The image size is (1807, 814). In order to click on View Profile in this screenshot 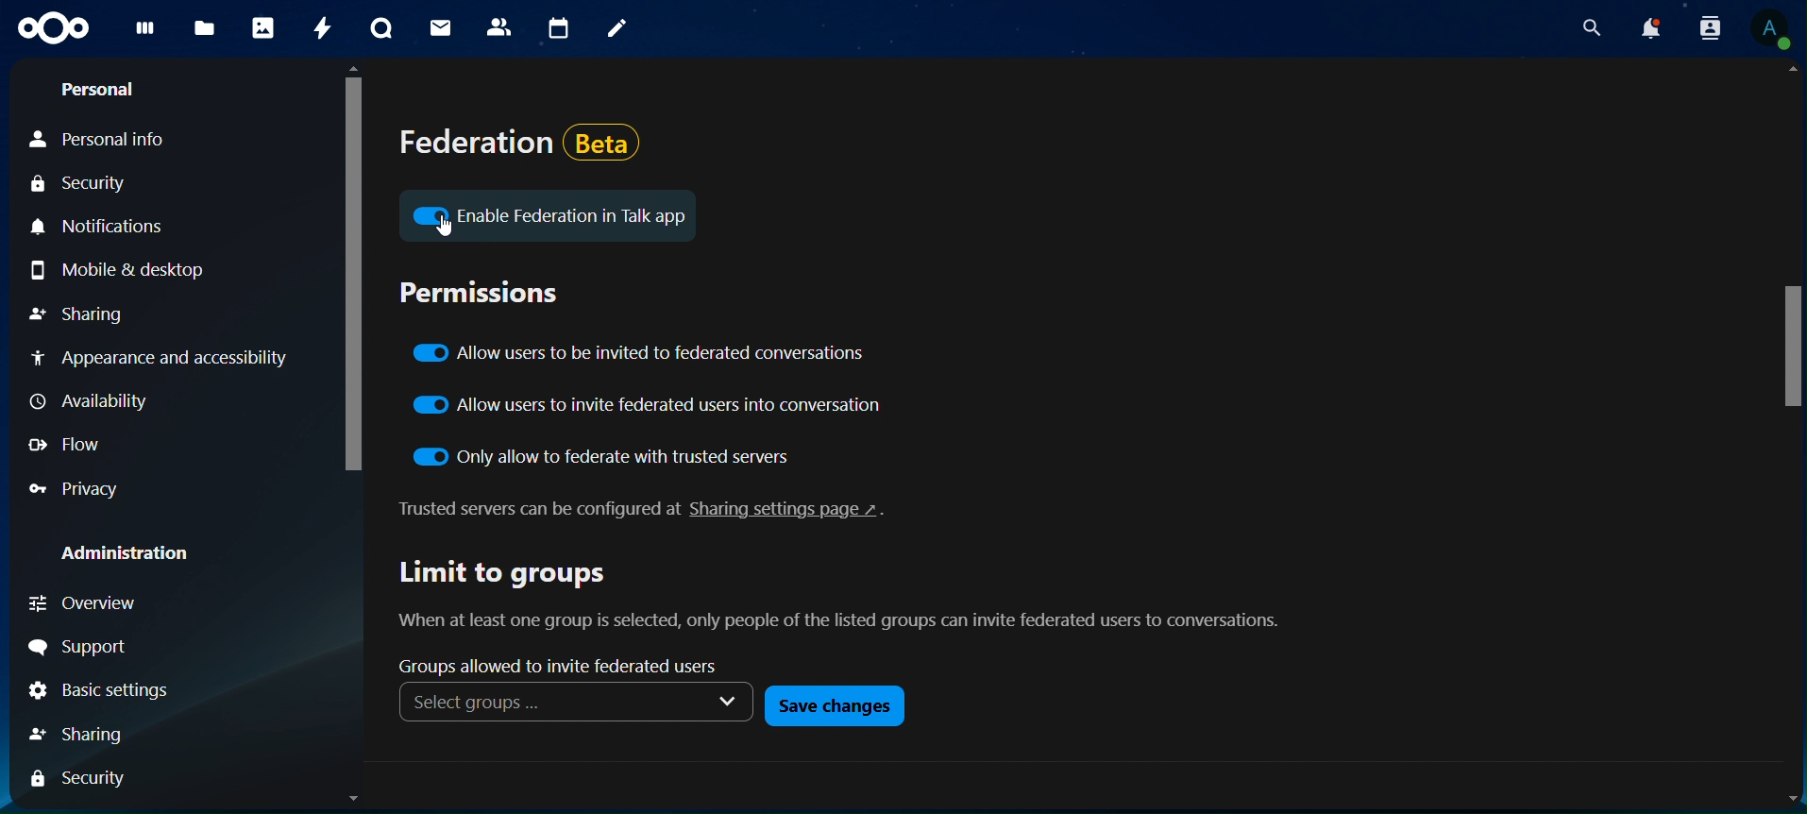, I will do `click(1771, 28)`.